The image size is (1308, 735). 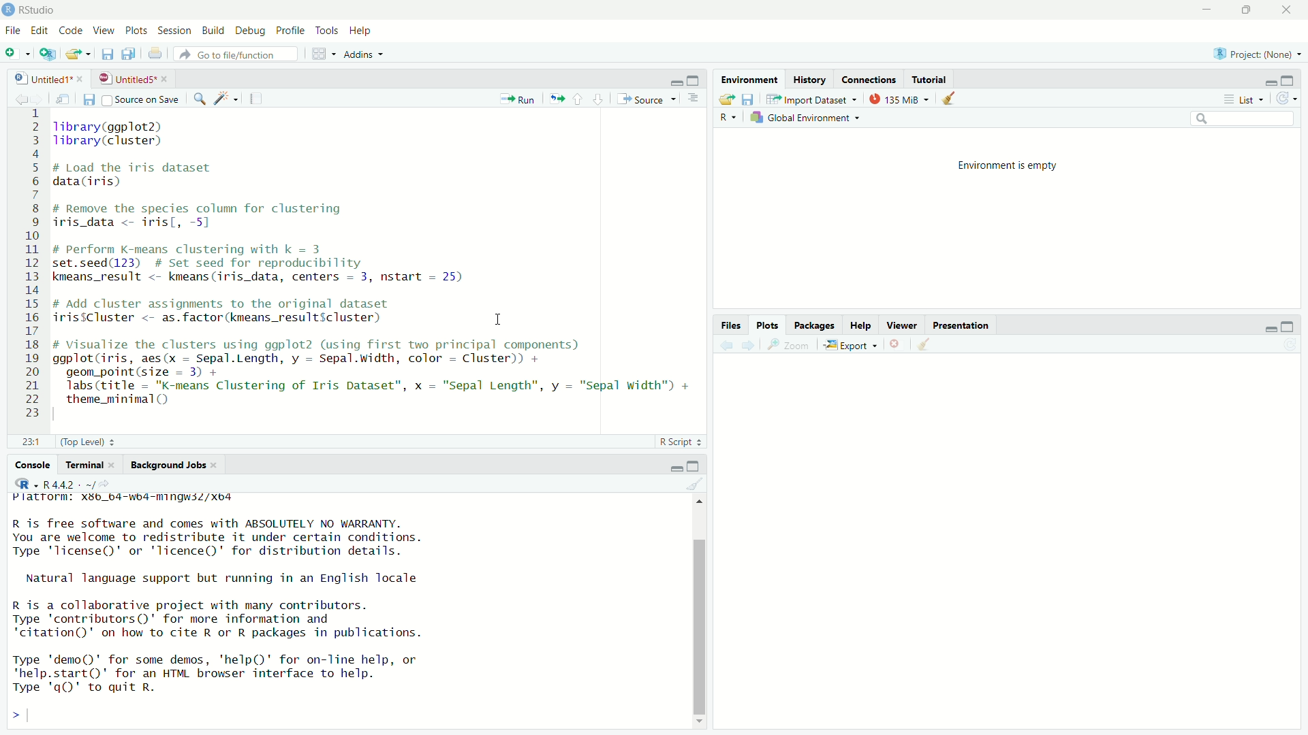 I want to click on # Add cluster assignments to the original dataset  irisiCluster <- as.factor(kmeans_resultScluster), so click(x=241, y=312).